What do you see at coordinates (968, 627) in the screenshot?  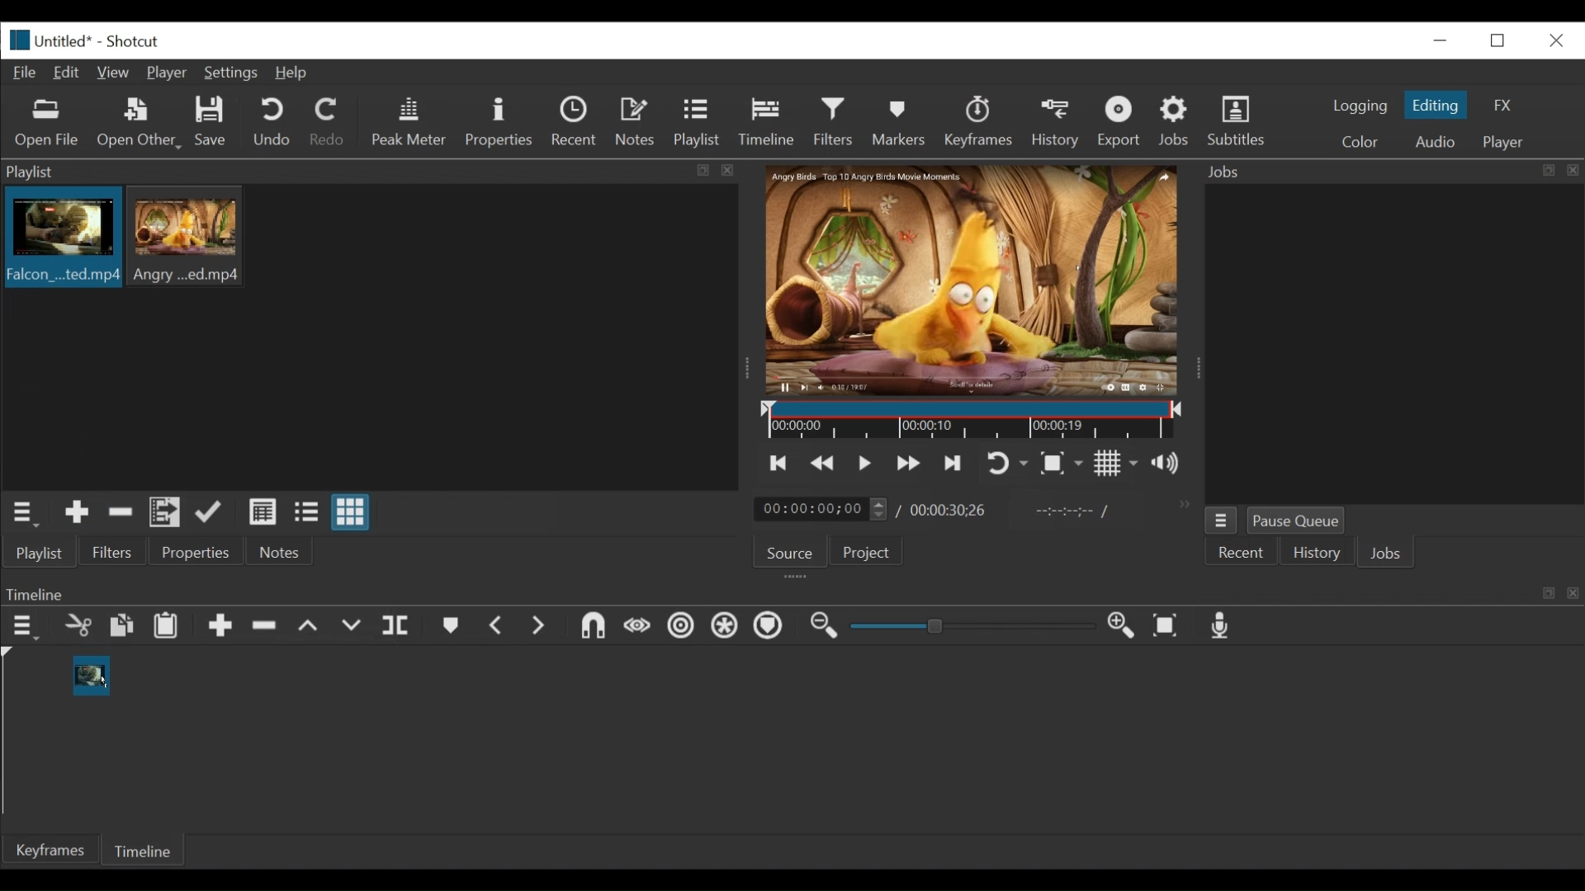 I see `slider` at bounding box center [968, 627].